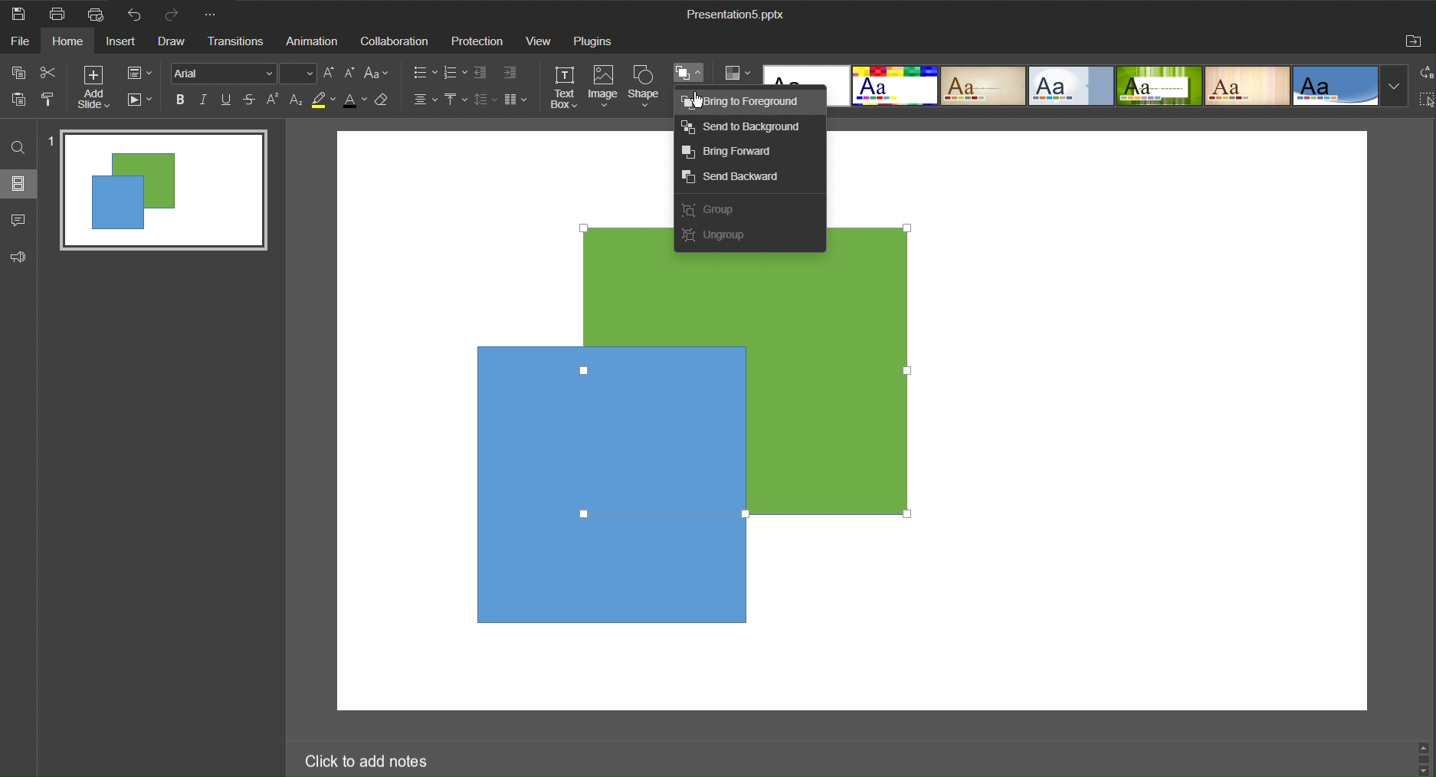 The image size is (1436, 777). I want to click on increase Font Size, so click(331, 74).